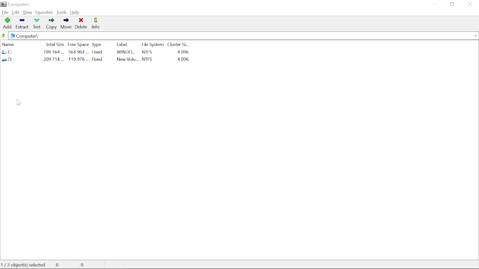  I want to click on info, so click(96, 24).